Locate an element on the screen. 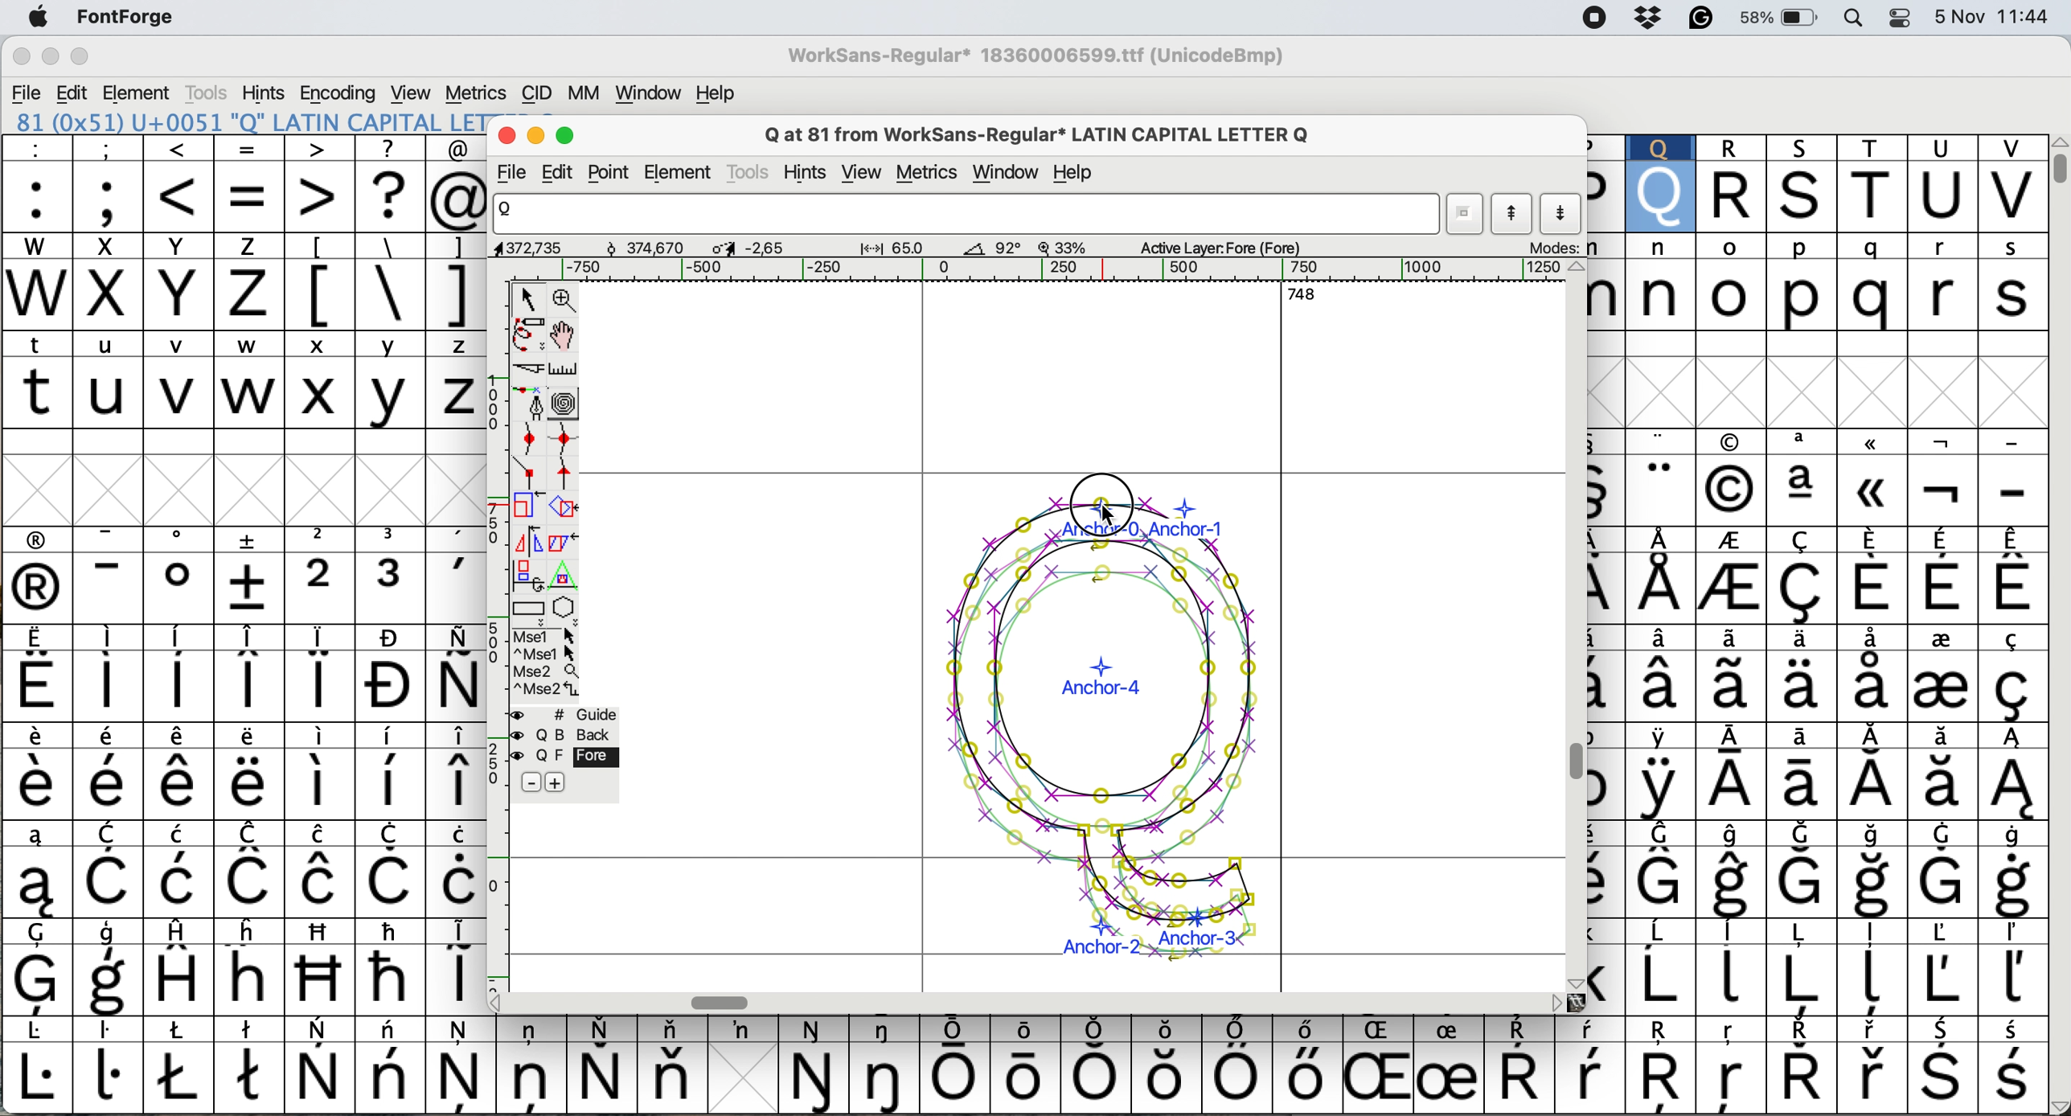  flip the selection is located at coordinates (527, 542).